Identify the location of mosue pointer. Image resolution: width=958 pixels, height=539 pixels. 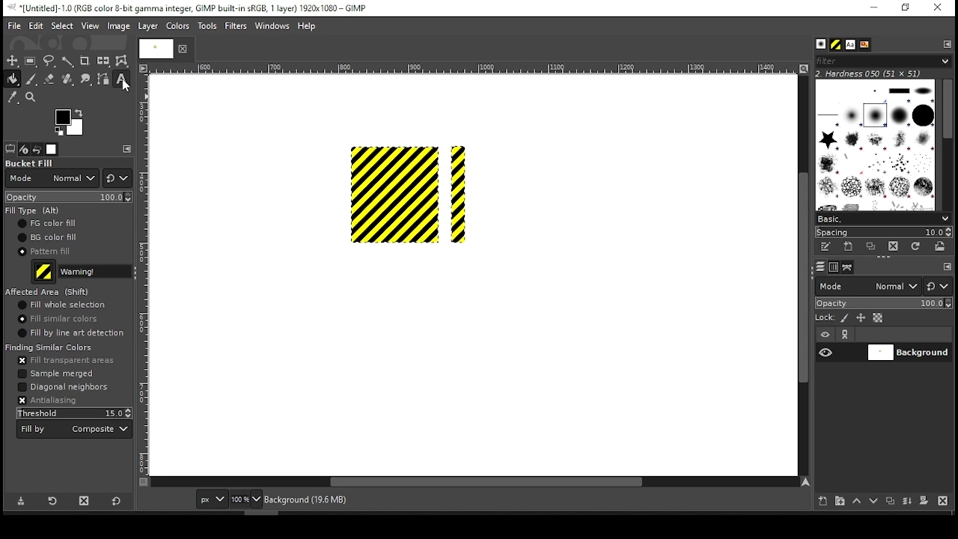
(129, 88).